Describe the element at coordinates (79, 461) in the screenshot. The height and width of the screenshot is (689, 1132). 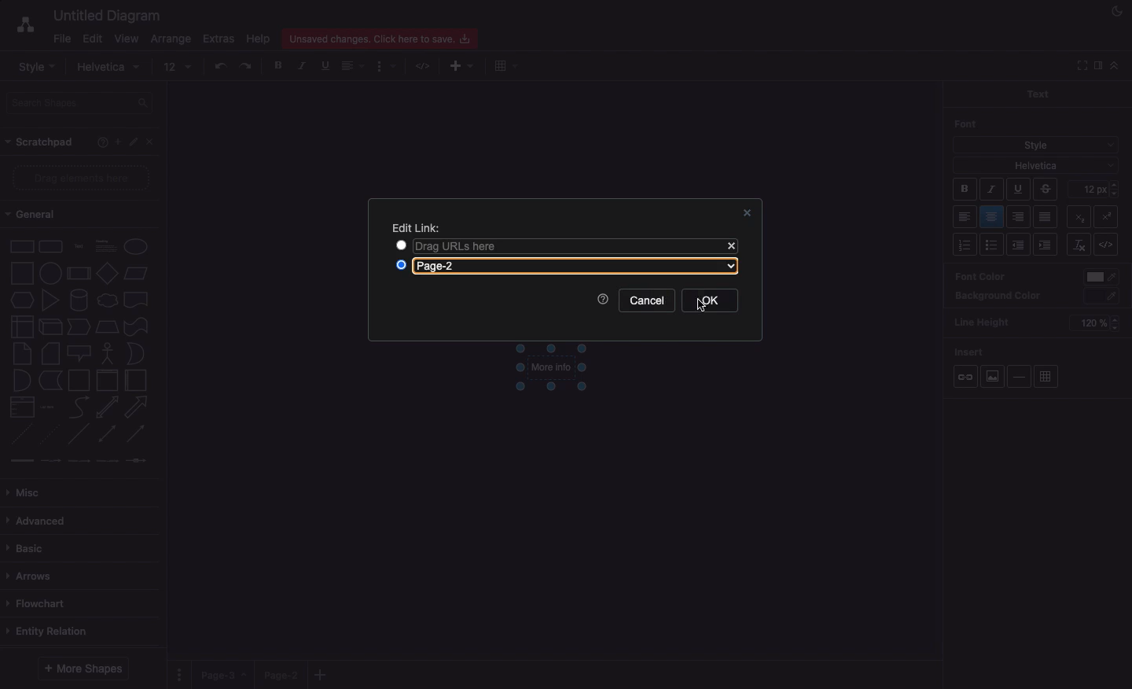
I see `connector with 2 labels` at that location.